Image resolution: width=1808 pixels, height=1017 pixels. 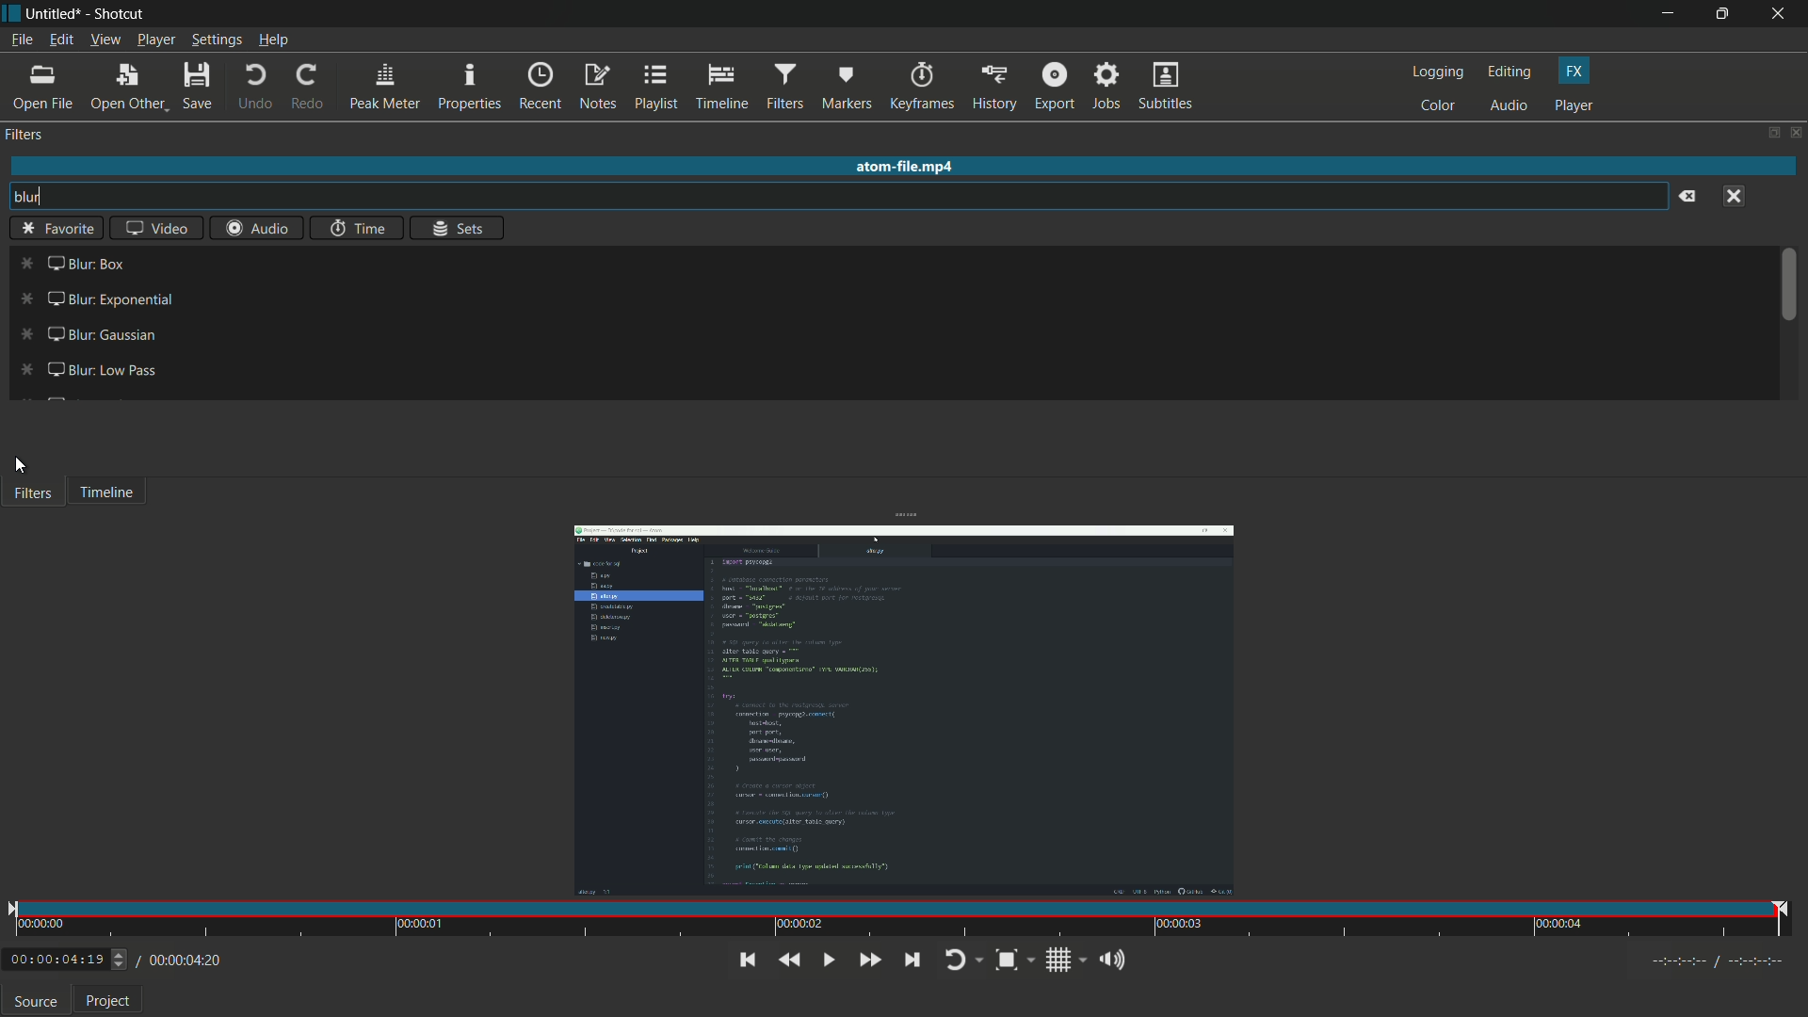 I want to click on markers, so click(x=845, y=90).